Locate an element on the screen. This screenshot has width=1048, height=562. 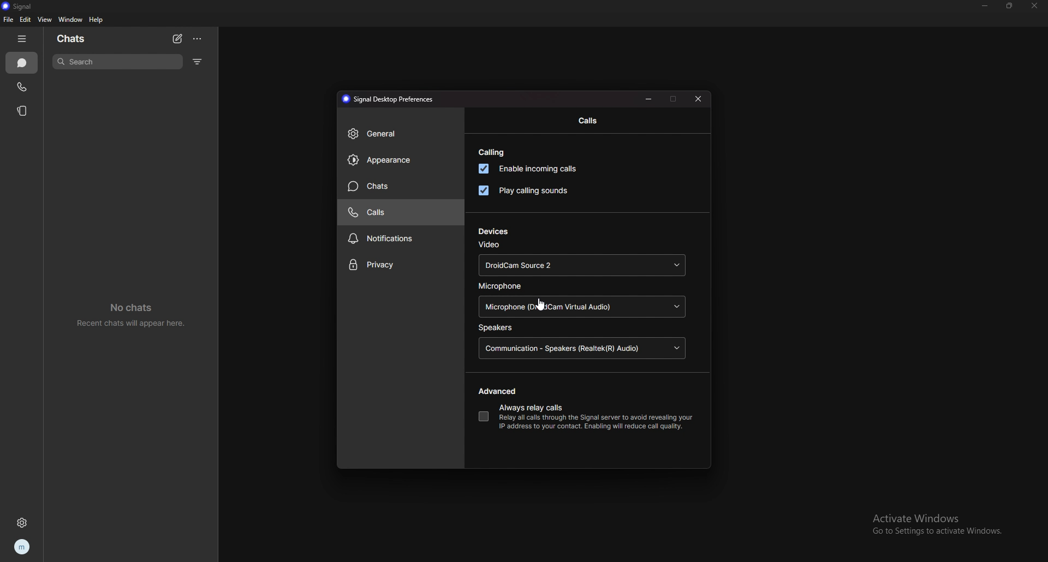
view is located at coordinates (44, 19).